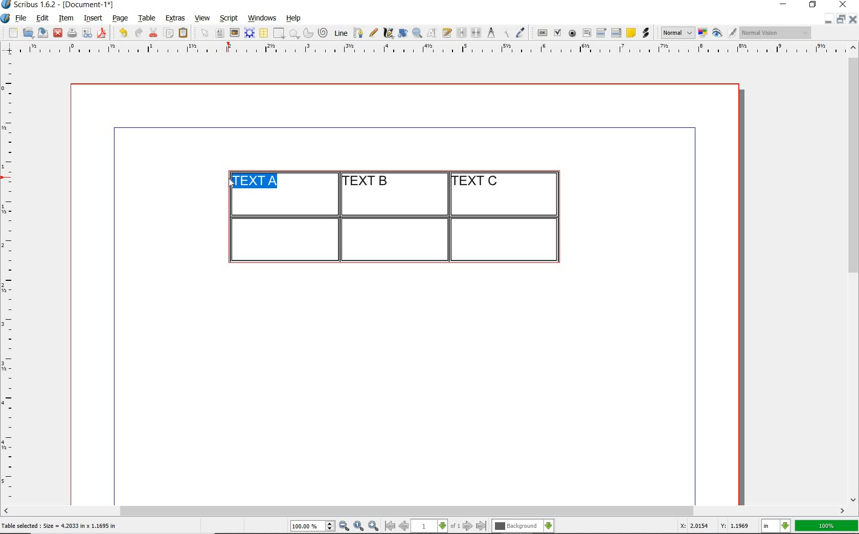 The height and width of the screenshot is (534, 859). I want to click on rotate item, so click(403, 33).